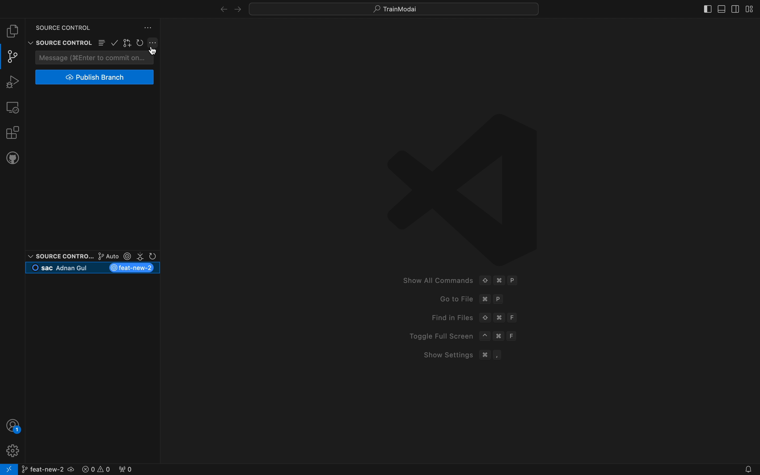 The height and width of the screenshot is (475, 760). Describe the element at coordinates (485, 336) in the screenshot. I see `^` at that location.